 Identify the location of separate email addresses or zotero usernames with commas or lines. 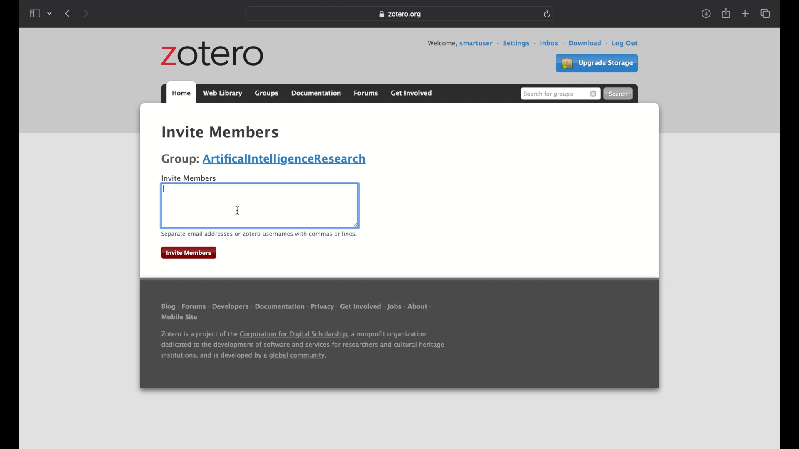
(258, 235).